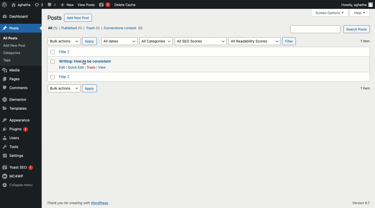 The width and height of the screenshot is (375, 208). What do you see at coordinates (103, 203) in the screenshot?
I see `WordPress.` at bounding box center [103, 203].